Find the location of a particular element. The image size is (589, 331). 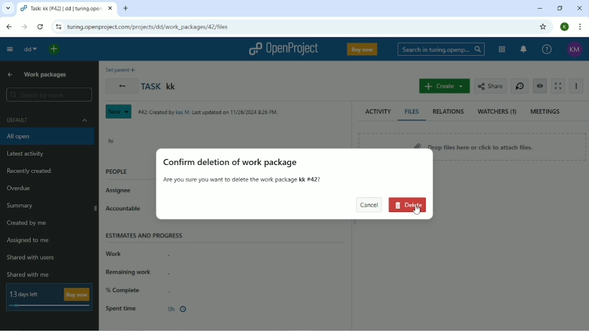

Overdue is located at coordinates (19, 189).